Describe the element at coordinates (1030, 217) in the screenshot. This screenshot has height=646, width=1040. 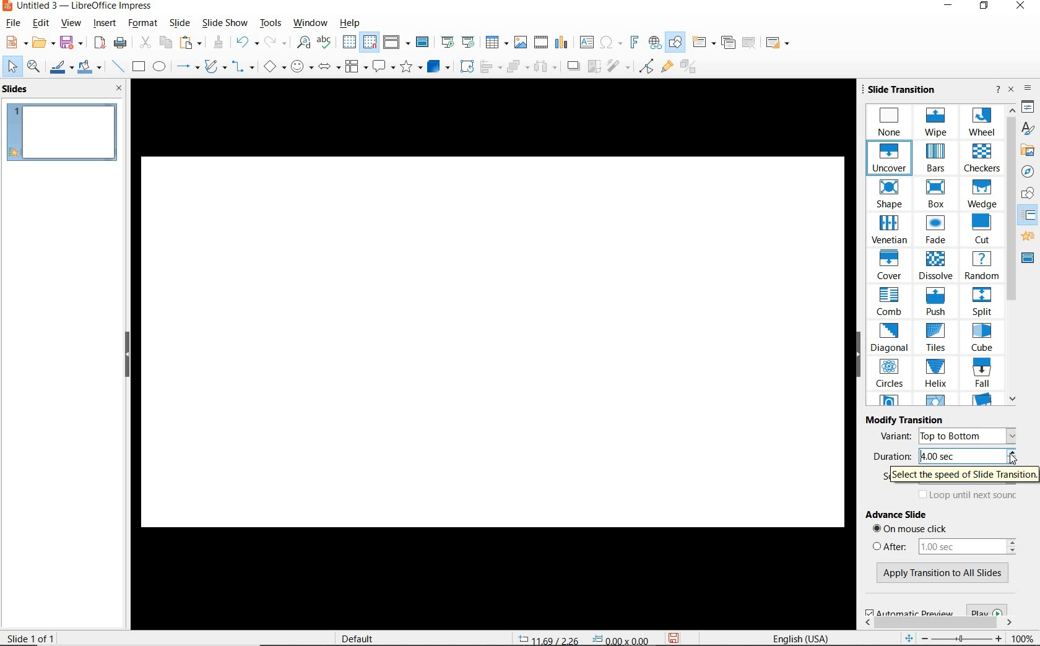
I see `SLIDE TRANSITION` at that location.